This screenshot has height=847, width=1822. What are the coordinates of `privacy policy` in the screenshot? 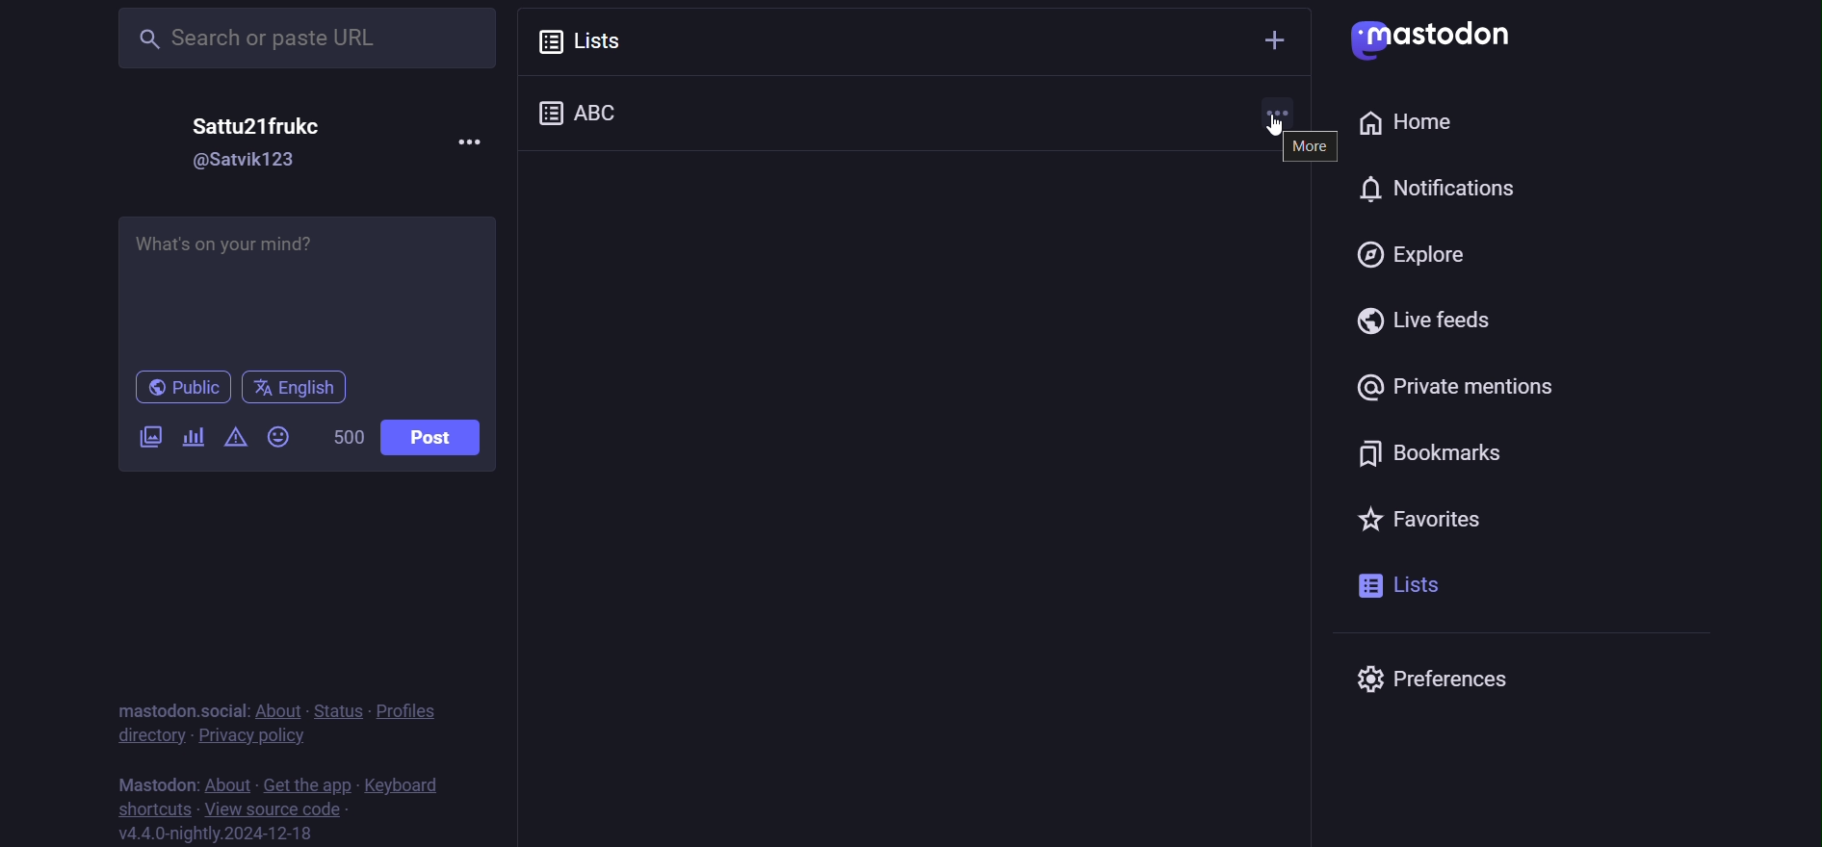 It's located at (252, 735).